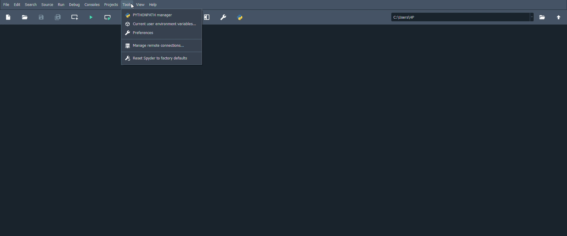 This screenshot has height=236, width=567. What do you see at coordinates (542, 18) in the screenshot?
I see `Browse a working directory` at bounding box center [542, 18].